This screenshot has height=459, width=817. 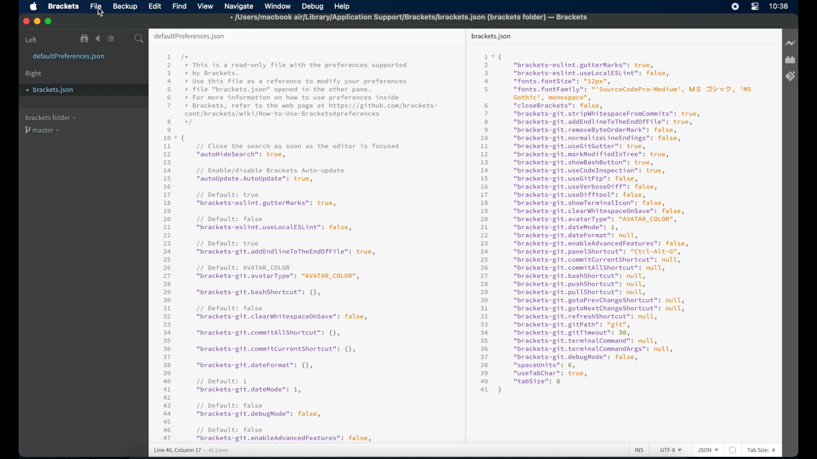 I want to click on divider, so click(x=463, y=235).